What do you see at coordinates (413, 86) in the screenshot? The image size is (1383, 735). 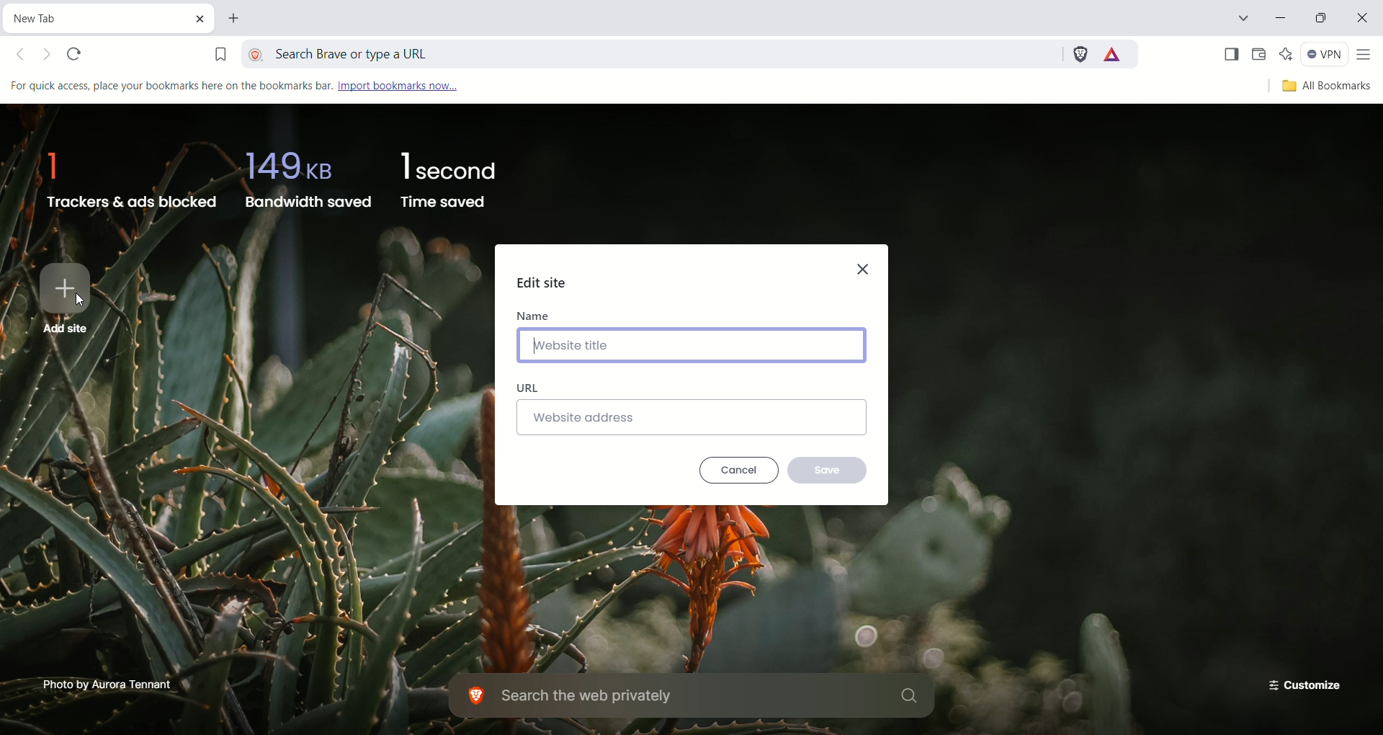 I see `import bookmarks now` at bounding box center [413, 86].